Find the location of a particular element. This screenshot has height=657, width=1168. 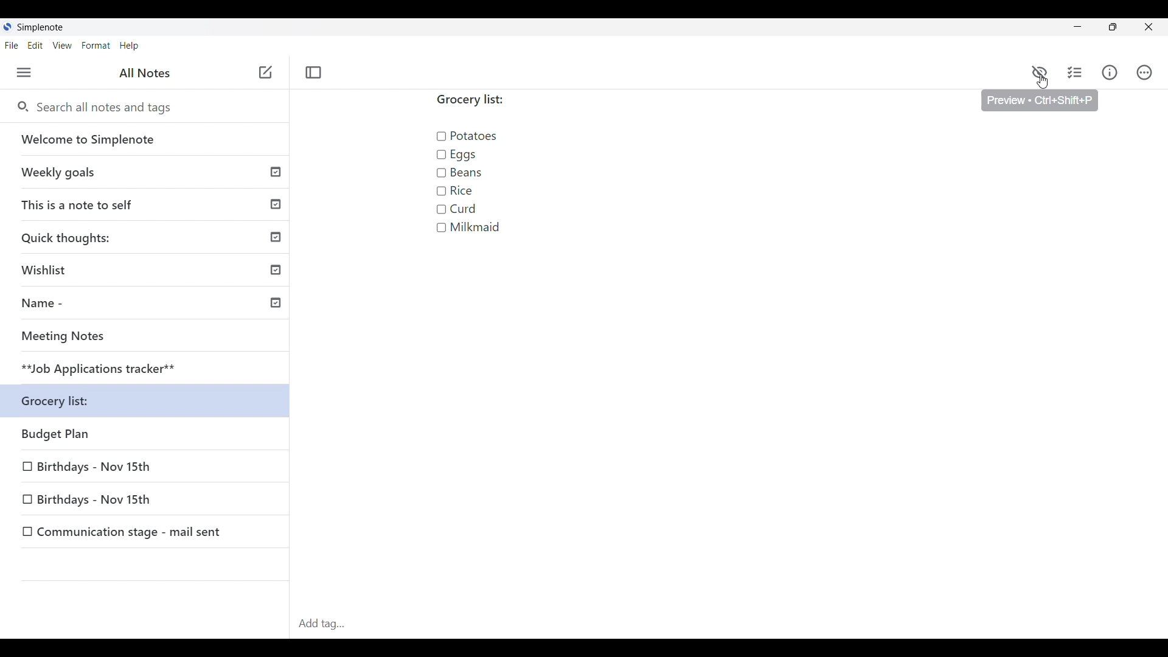

Help is located at coordinates (130, 46).